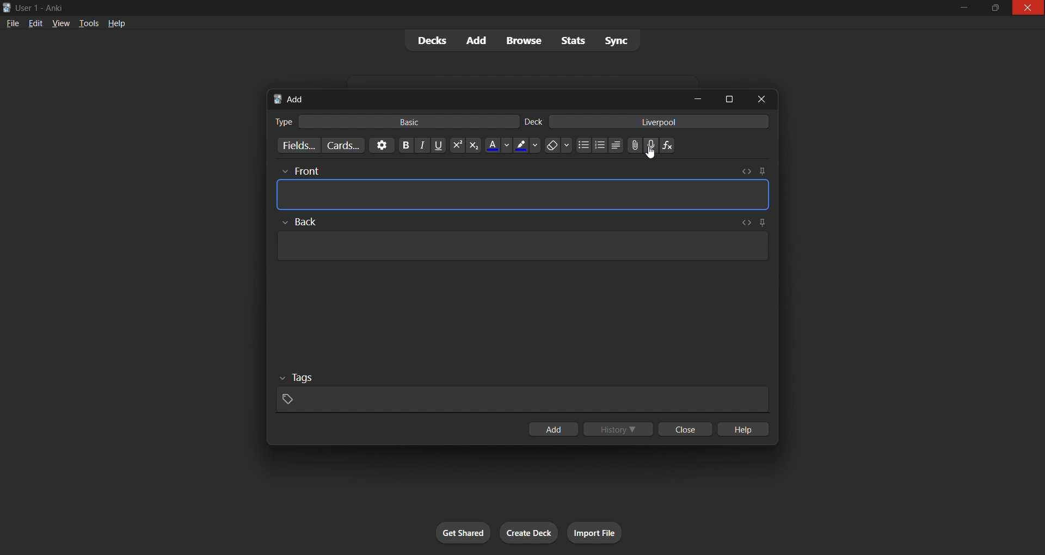 Image resolution: width=1045 pixels, height=555 pixels. I want to click on maximize, so click(727, 97).